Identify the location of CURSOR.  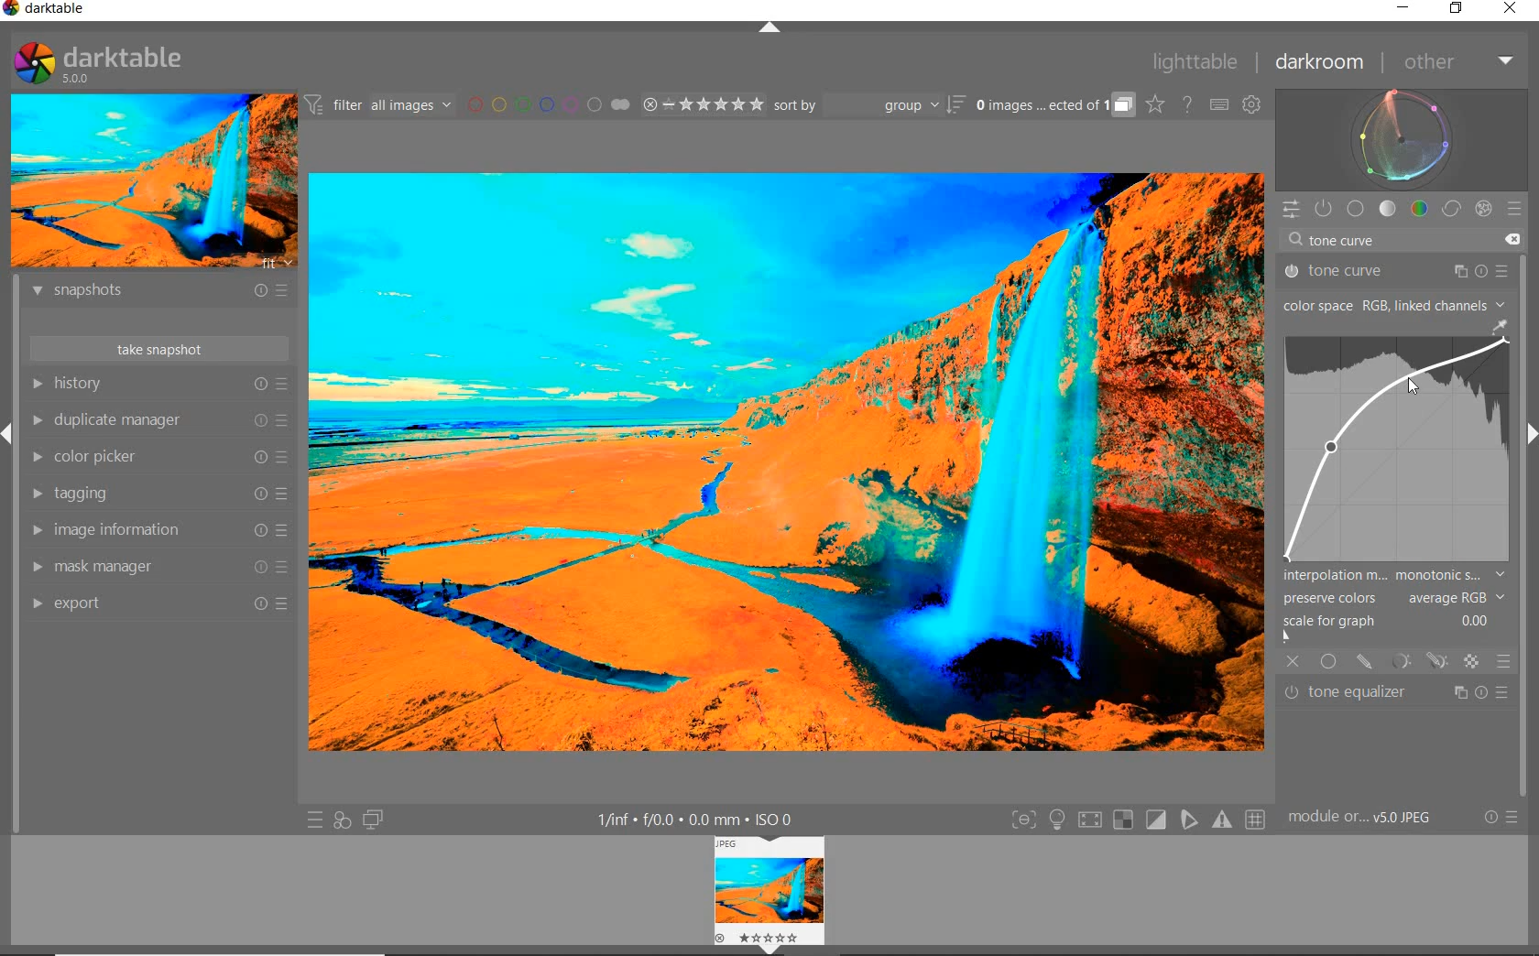
(1334, 449).